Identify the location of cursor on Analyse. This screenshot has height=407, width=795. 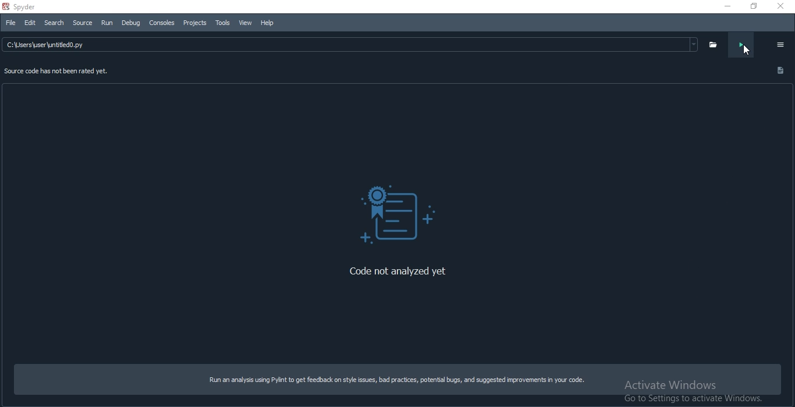
(750, 51).